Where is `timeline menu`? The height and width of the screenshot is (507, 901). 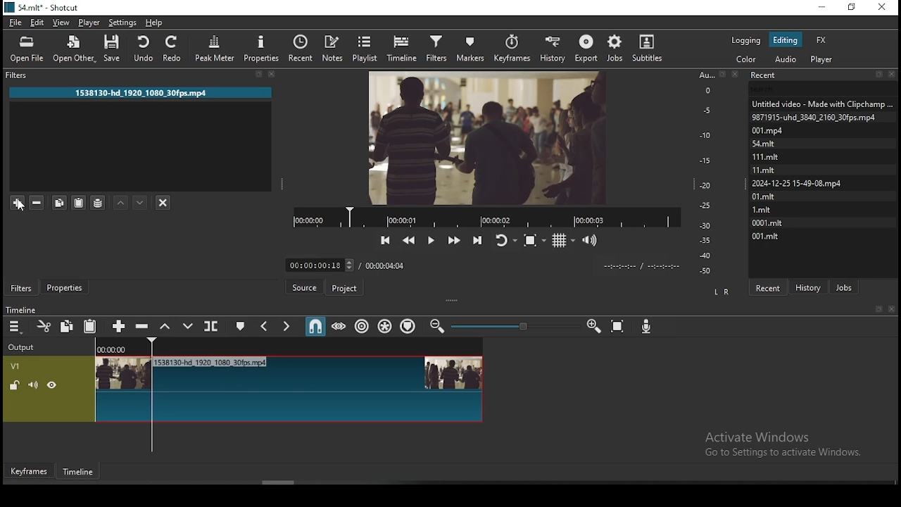 timeline menu is located at coordinates (16, 327).